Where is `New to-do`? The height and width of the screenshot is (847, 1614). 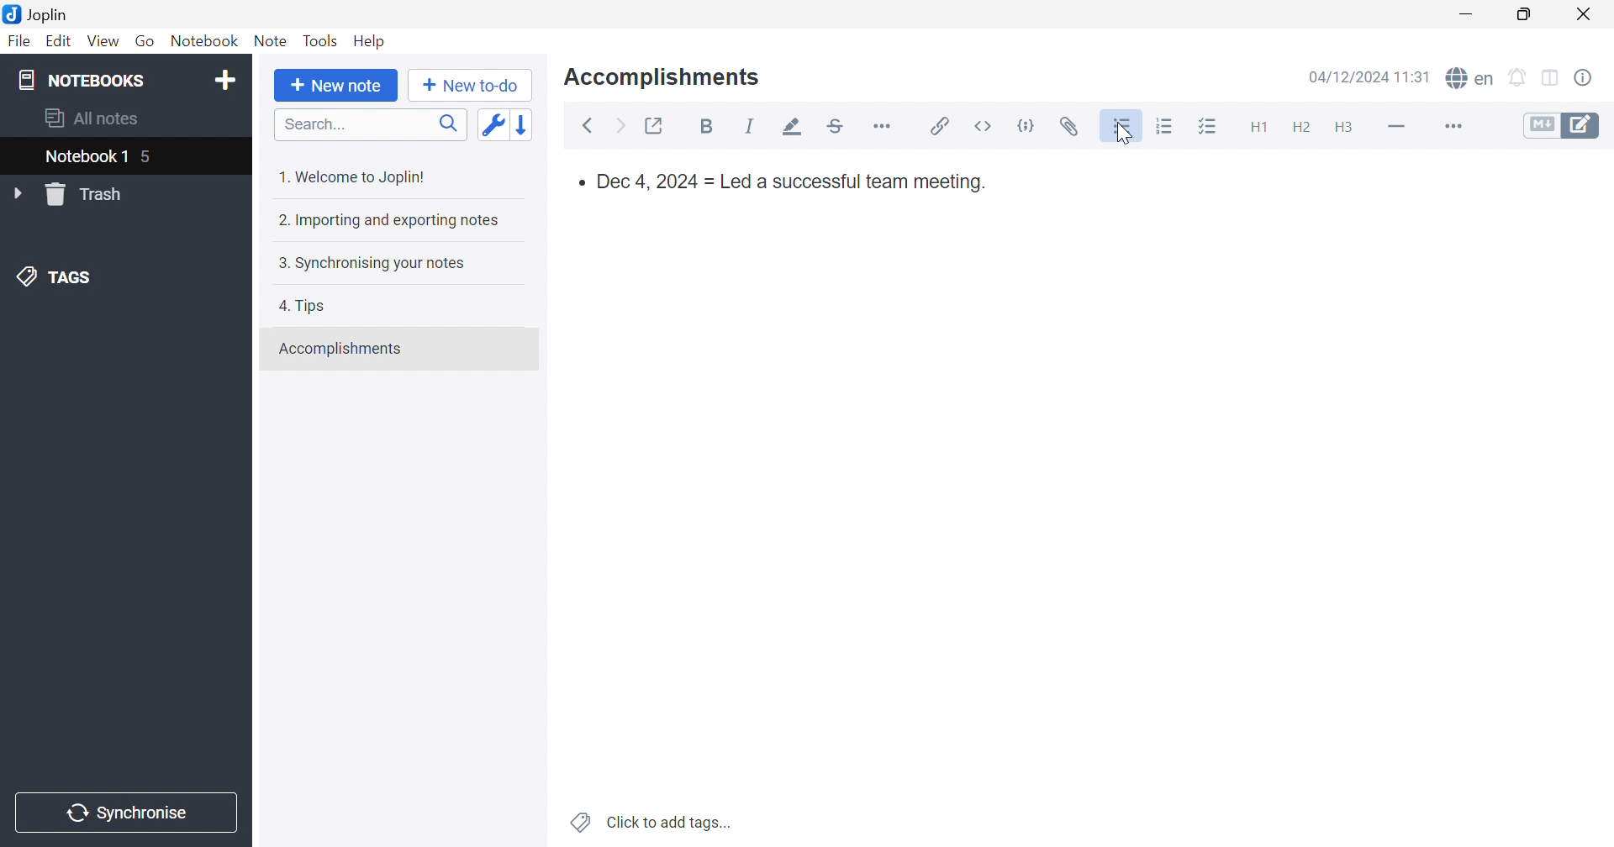 New to-do is located at coordinates (468, 83).